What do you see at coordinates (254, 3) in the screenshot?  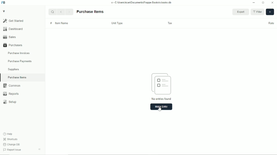 I see `Minimize` at bounding box center [254, 3].